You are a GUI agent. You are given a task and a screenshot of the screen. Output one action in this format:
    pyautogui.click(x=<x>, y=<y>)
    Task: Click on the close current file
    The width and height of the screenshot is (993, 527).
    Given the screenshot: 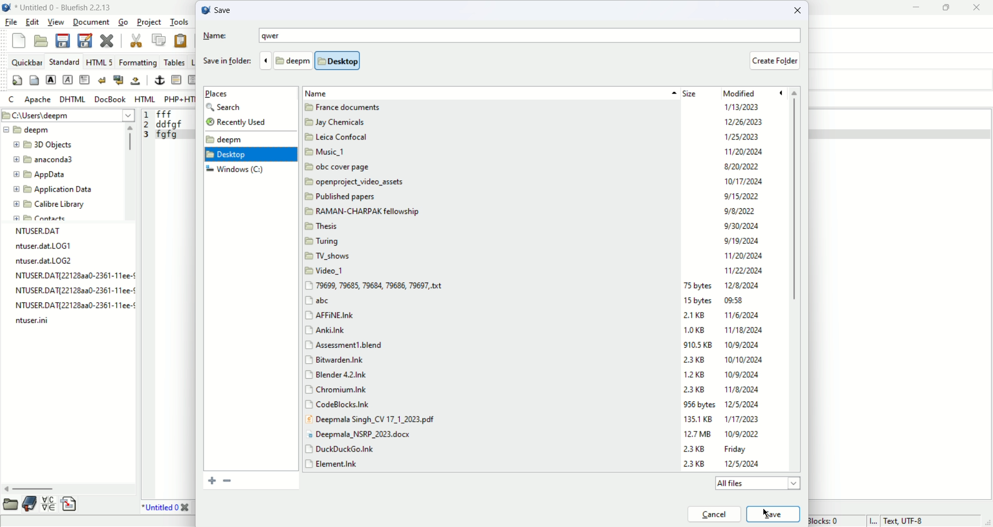 What is the action you would take?
    pyautogui.click(x=108, y=40)
    